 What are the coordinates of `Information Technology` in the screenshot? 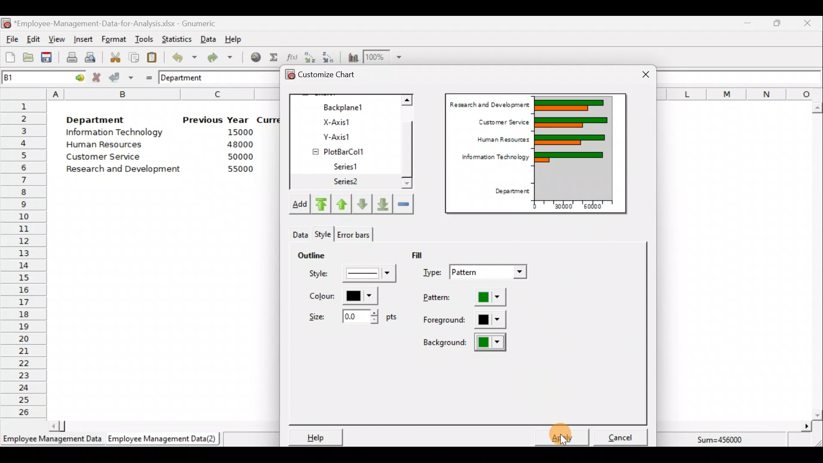 It's located at (491, 159).